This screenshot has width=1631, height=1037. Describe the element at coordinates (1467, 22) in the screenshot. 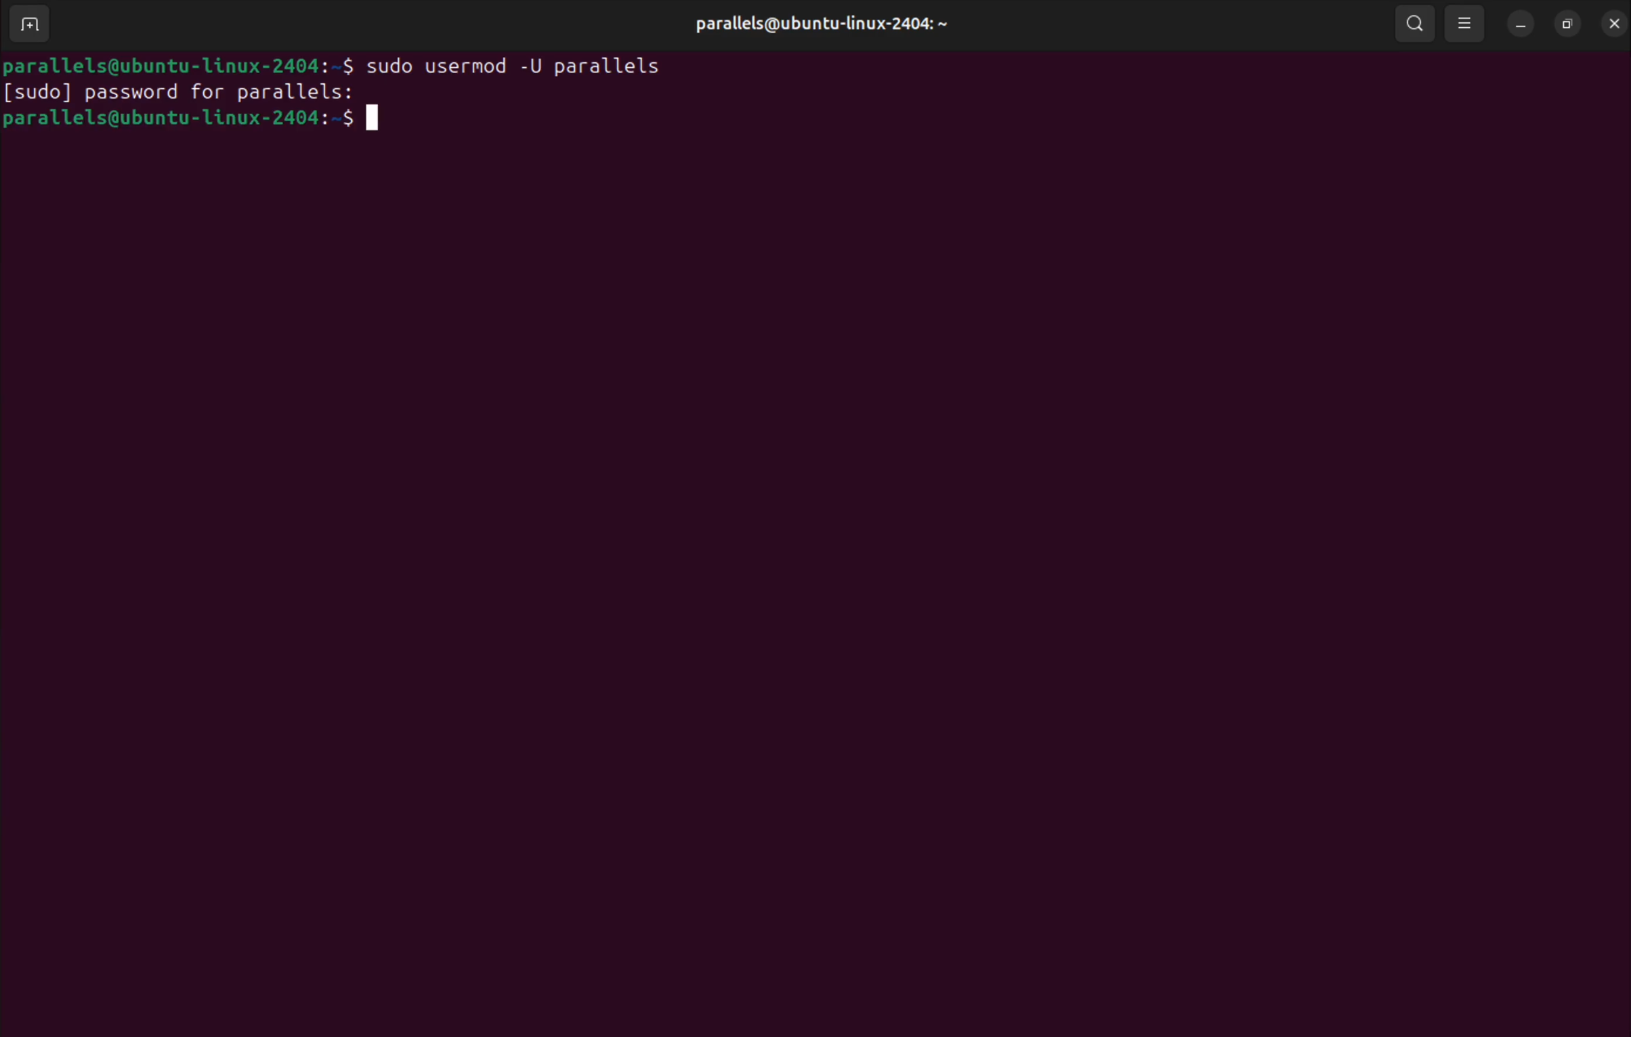

I see `view options` at that location.